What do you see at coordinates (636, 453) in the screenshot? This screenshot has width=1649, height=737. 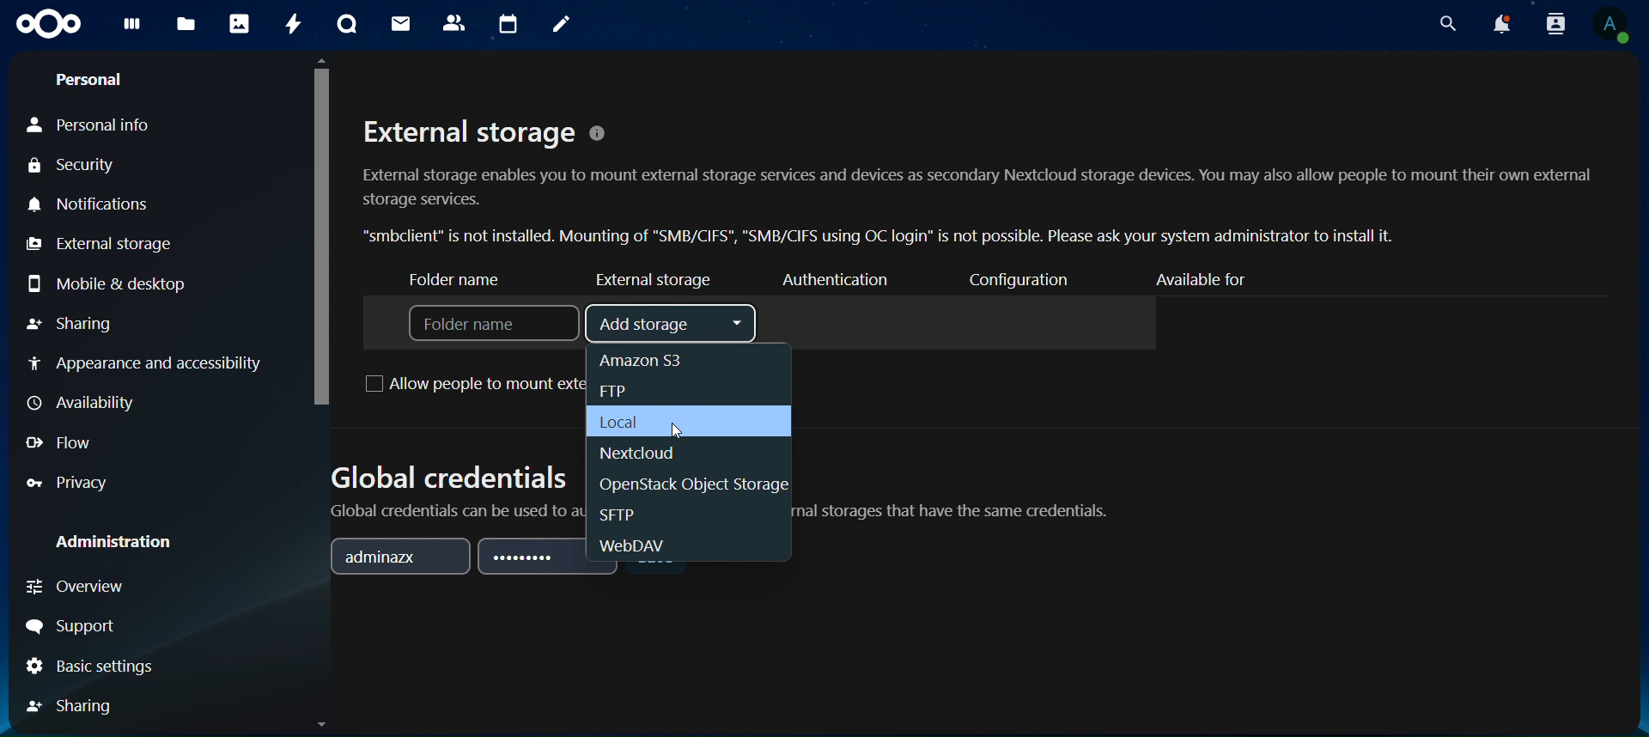 I see `nextcloud` at bounding box center [636, 453].